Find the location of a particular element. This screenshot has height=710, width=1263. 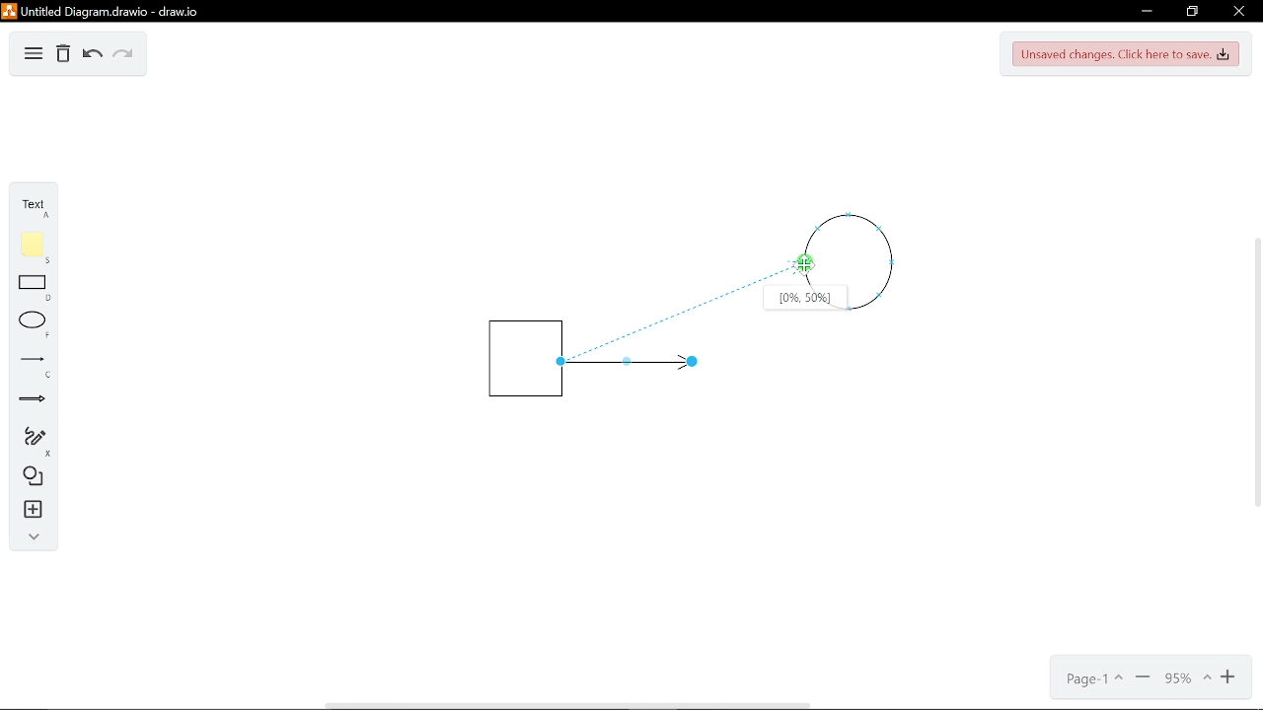

Location of the arrow connected on the shape[0%,50%] is located at coordinates (807, 297).